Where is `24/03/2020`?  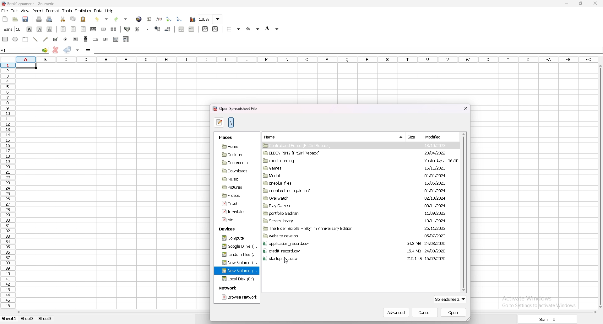
24/03/2020 is located at coordinates (436, 243).